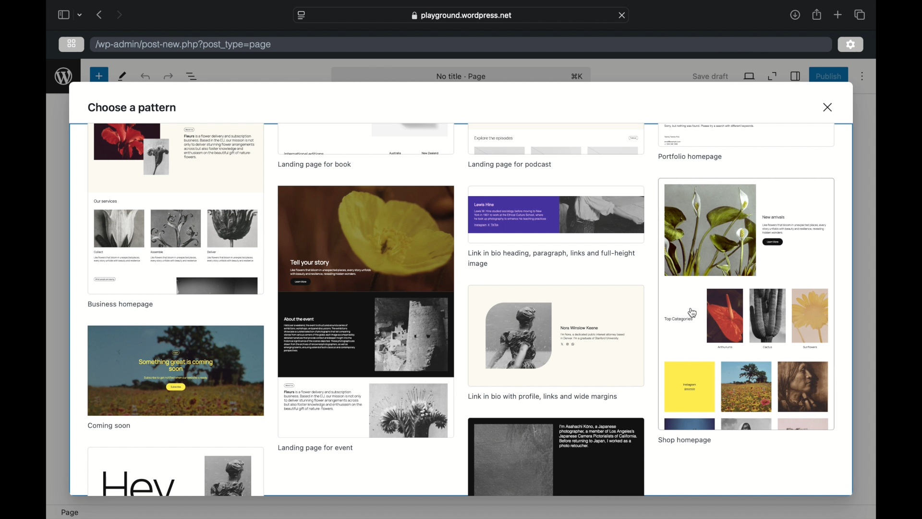 The height and width of the screenshot is (519, 922). I want to click on template name, so click(110, 426).